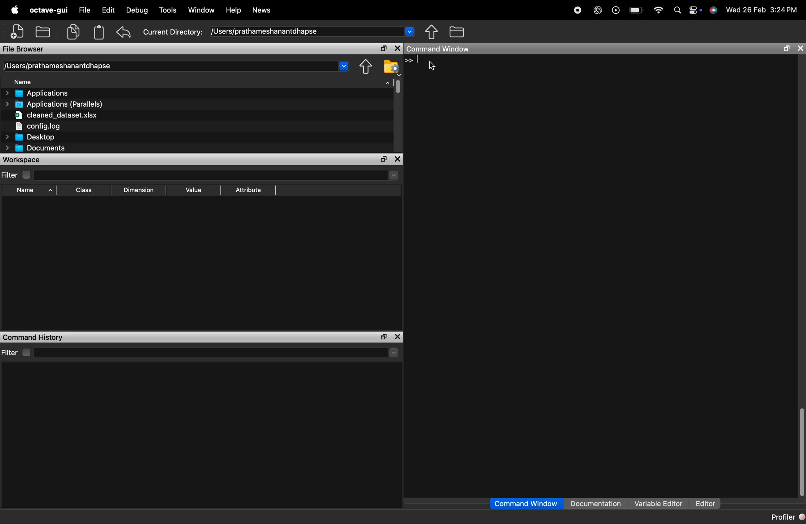 The image size is (806, 524). Describe the element at coordinates (694, 11) in the screenshot. I see `control center` at that location.